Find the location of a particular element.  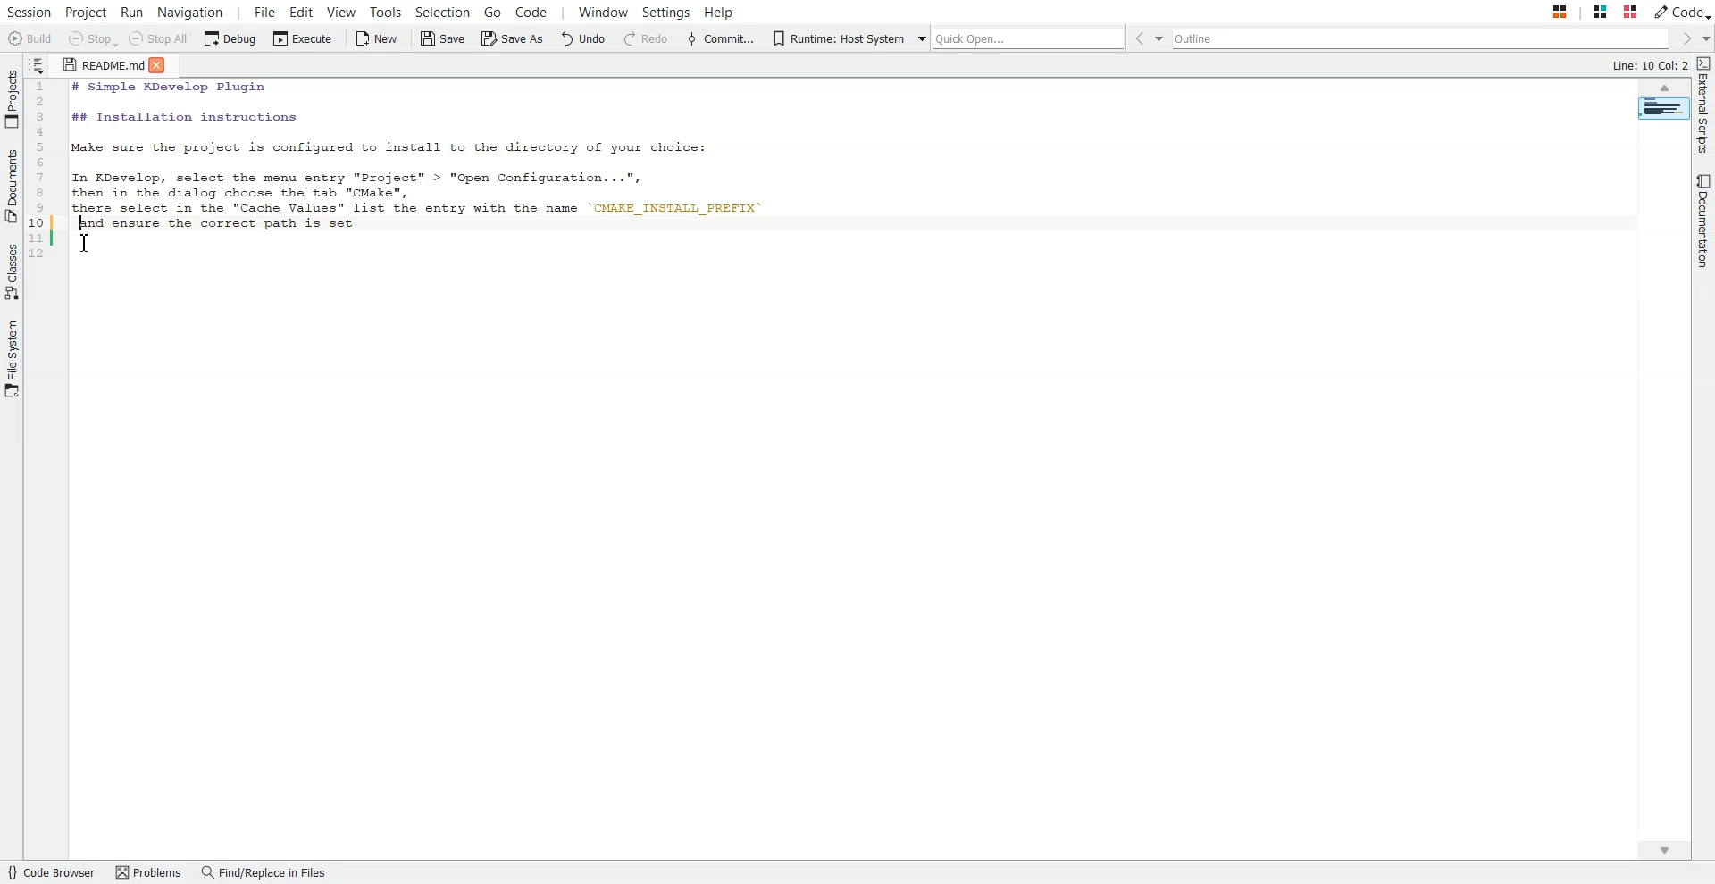

Edit is located at coordinates (302, 11).